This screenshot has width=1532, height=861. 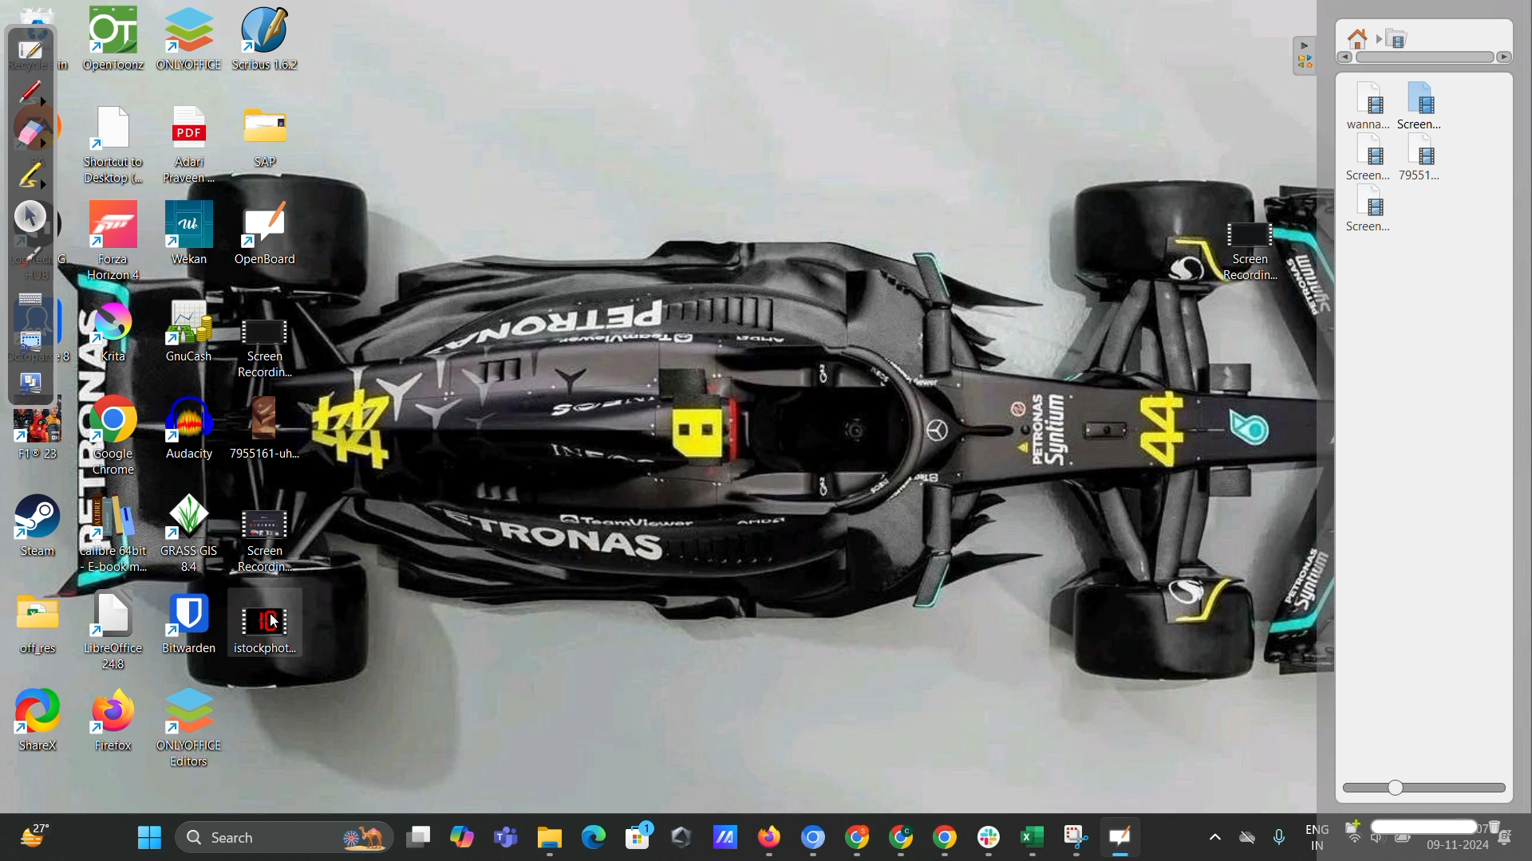 What do you see at coordinates (29, 217) in the screenshot?
I see `select and modify objects` at bounding box center [29, 217].